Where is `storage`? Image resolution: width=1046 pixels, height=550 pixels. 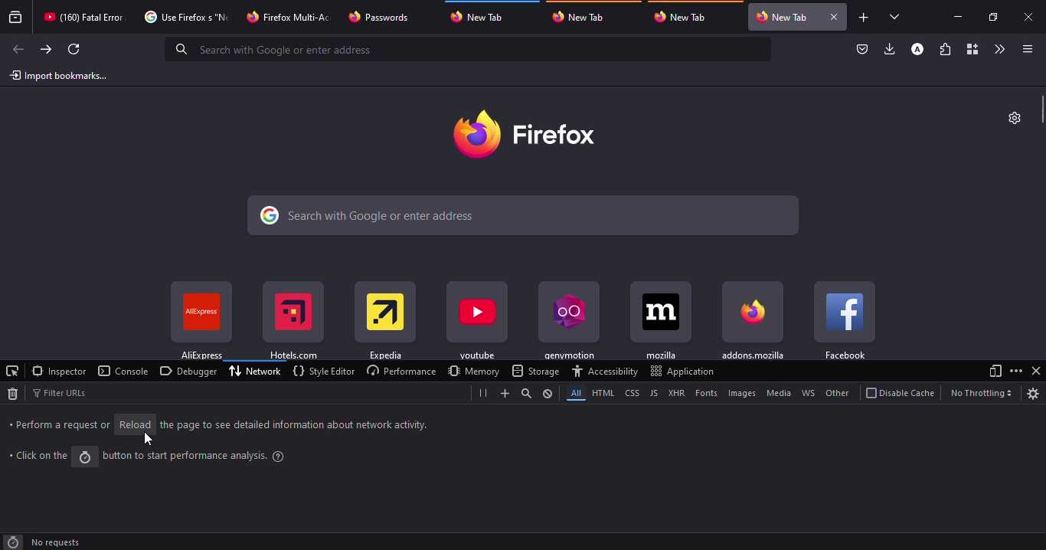
storage is located at coordinates (535, 371).